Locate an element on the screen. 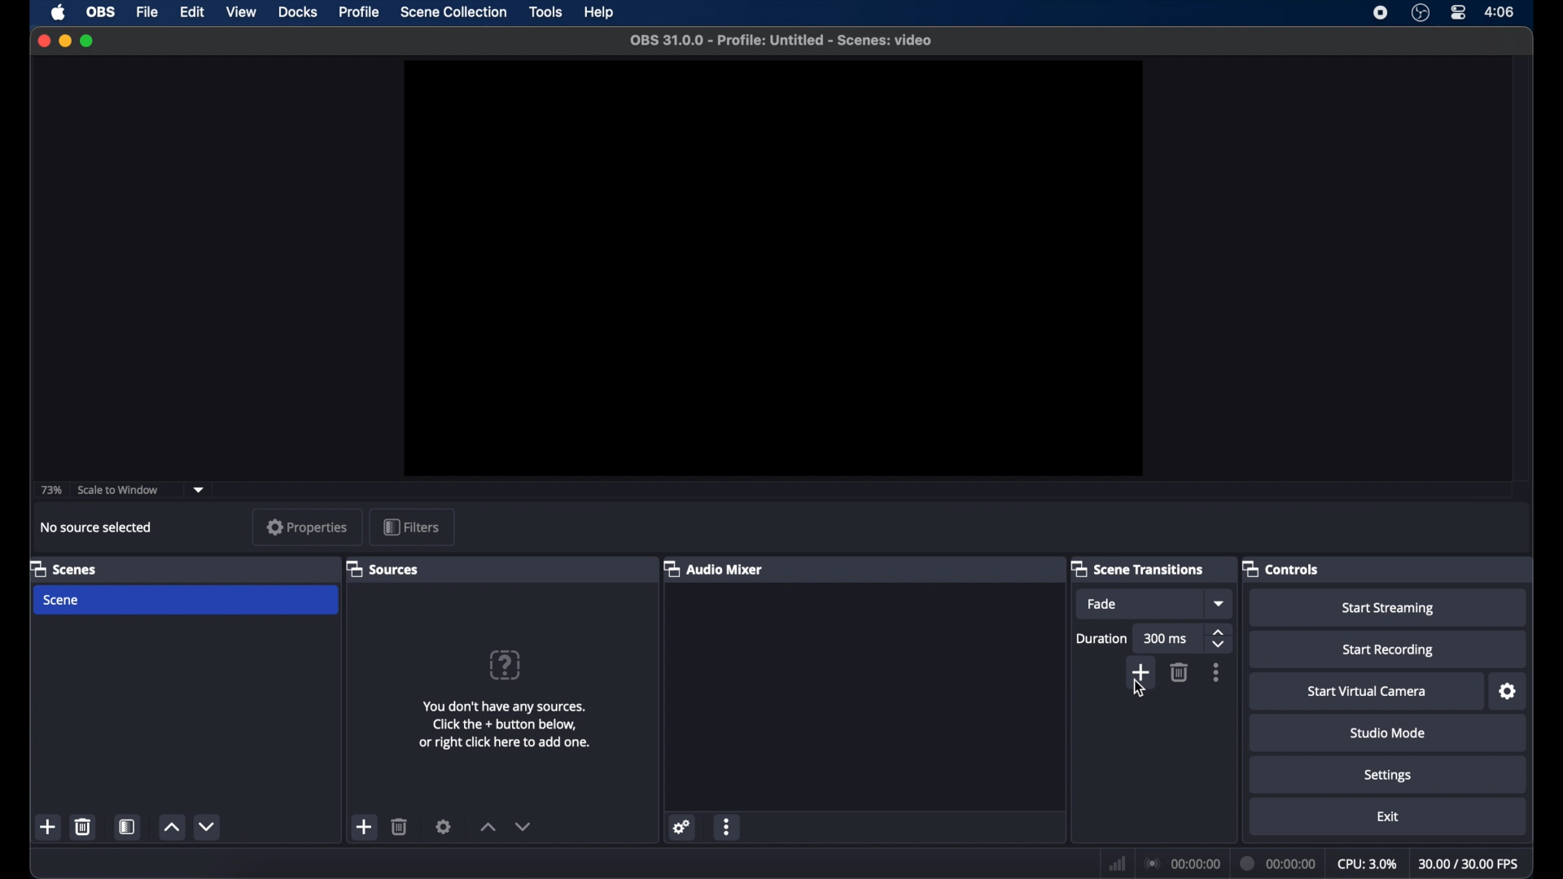  stepper button is located at coordinates (1220, 638).